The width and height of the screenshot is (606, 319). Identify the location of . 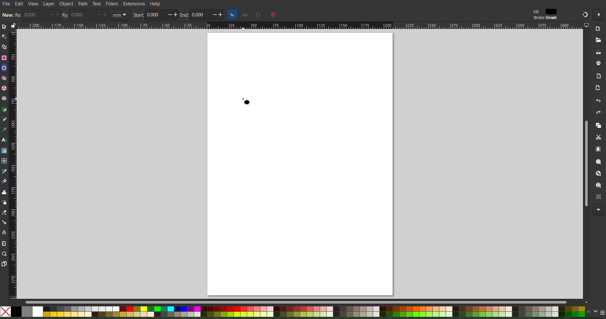
(292, 313).